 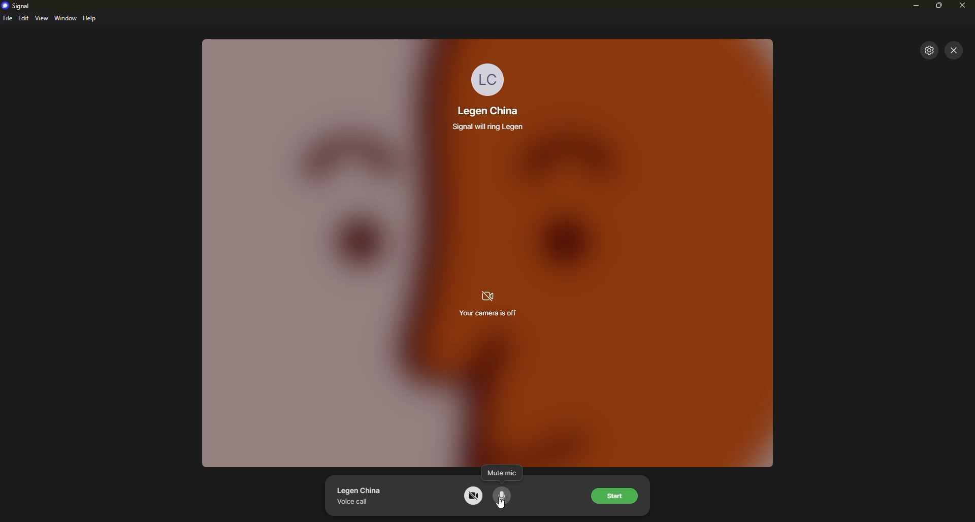 What do you see at coordinates (66, 18) in the screenshot?
I see `window` at bounding box center [66, 18].